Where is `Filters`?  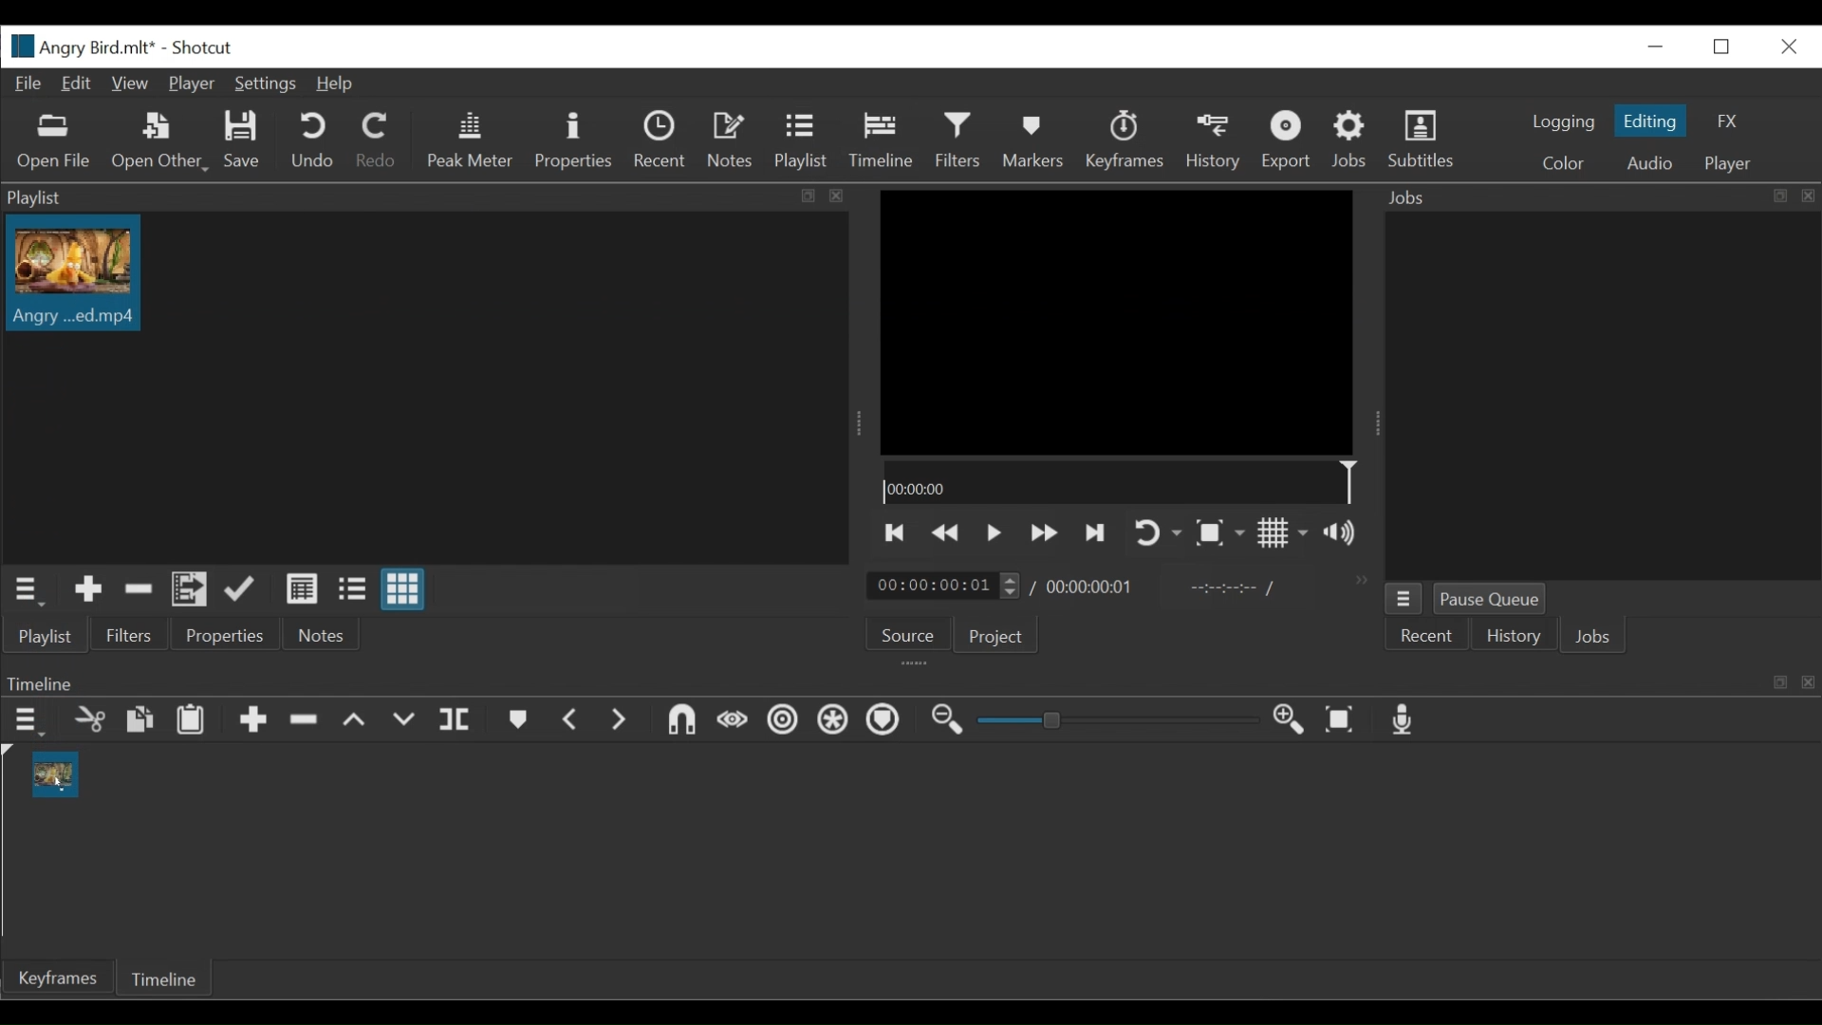
Filters is located at coordinates (959, 140).